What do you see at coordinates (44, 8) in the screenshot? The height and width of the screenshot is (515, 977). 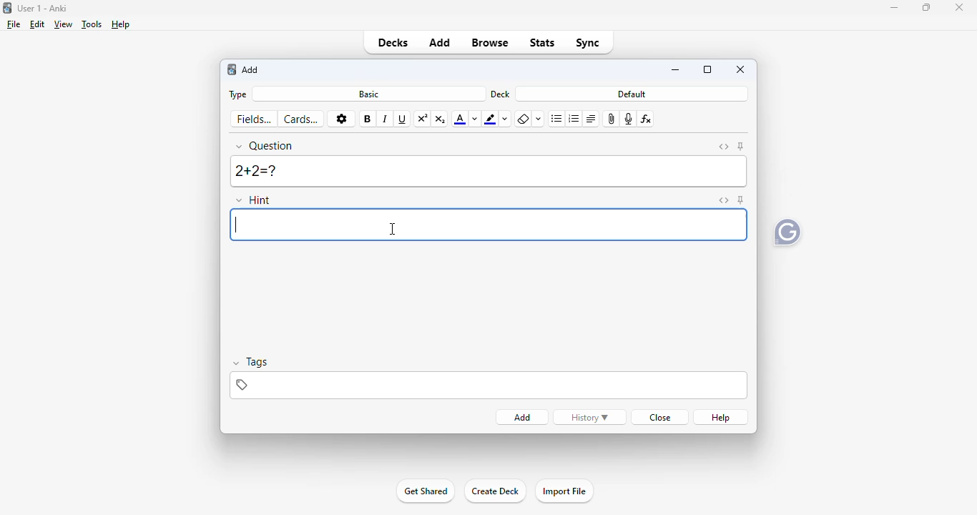 I see `User 1 - Anki` at bounding box center [44, 8].